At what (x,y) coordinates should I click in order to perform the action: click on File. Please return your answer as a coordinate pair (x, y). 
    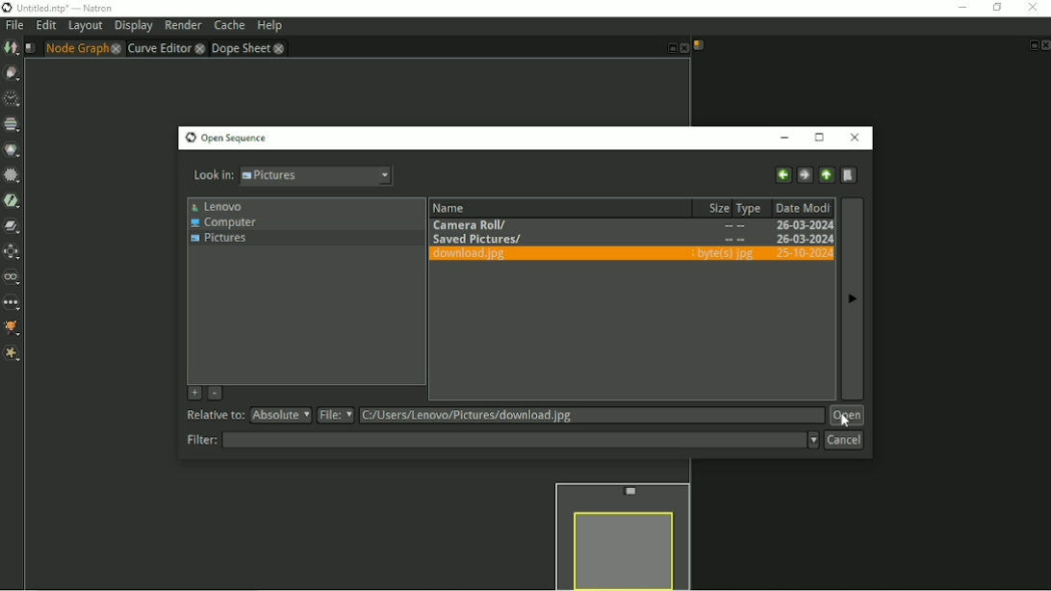
    Looking at the image, I should click on (13, 26).